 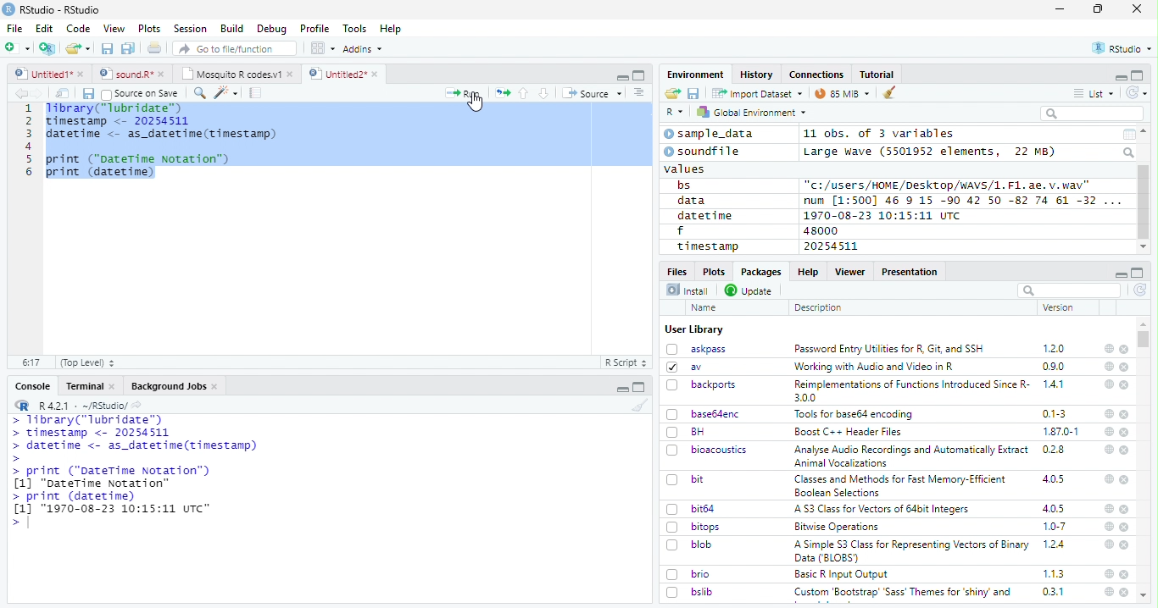 What do you see at coordinates (236, 48) in the screenshot?
I see `Go to file/function` at bounding box center [236, 48].